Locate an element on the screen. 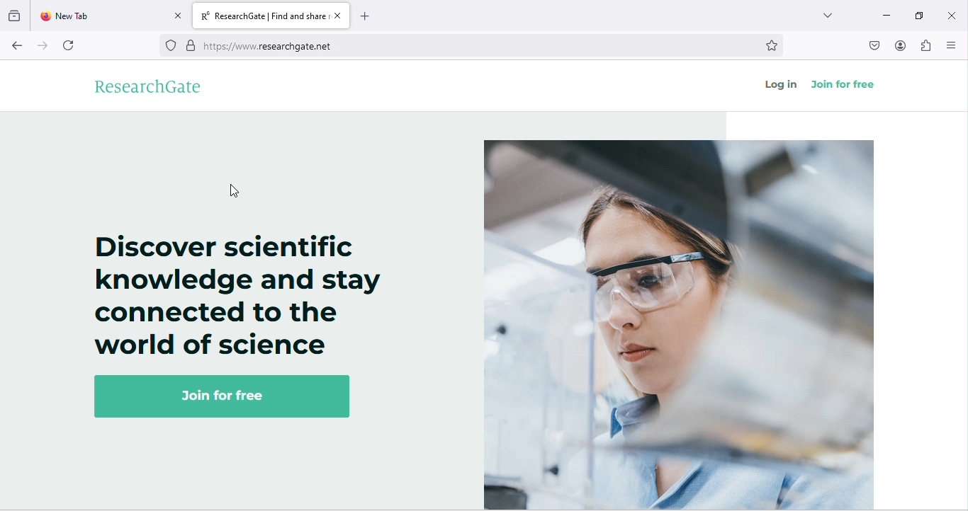 This screenshot has height=511, width=968. pocket is located at coordinates (873, 45).